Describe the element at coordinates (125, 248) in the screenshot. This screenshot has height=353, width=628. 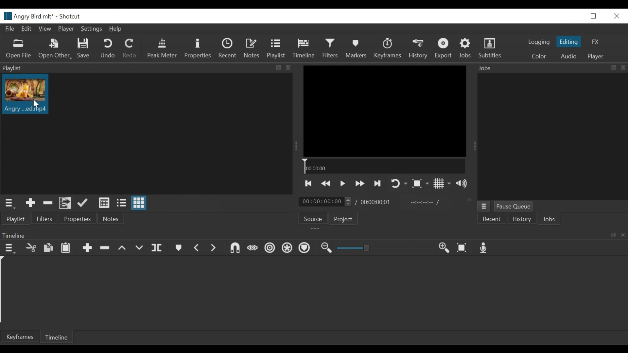
I see `up` at that location.